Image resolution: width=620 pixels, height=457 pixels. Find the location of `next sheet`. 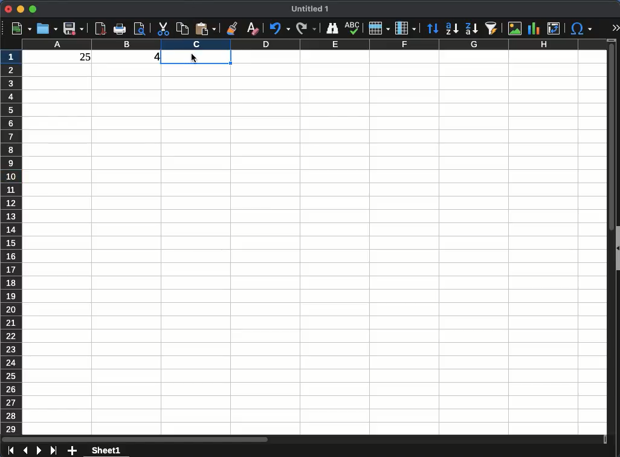

next sheet is located at coordinates (39, 450).